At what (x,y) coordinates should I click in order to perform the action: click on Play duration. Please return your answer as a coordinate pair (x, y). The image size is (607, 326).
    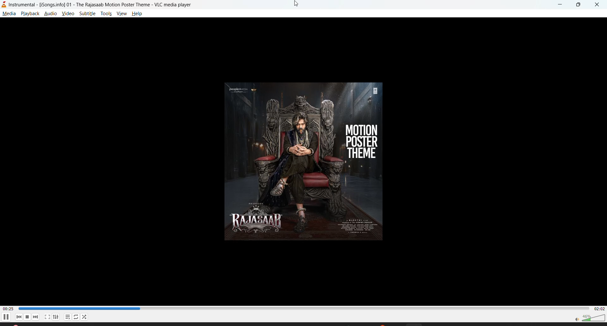
    Looking at the image, I should click on (303, 308).